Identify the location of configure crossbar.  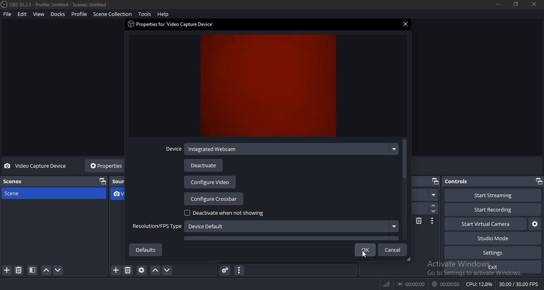
(214, 199).